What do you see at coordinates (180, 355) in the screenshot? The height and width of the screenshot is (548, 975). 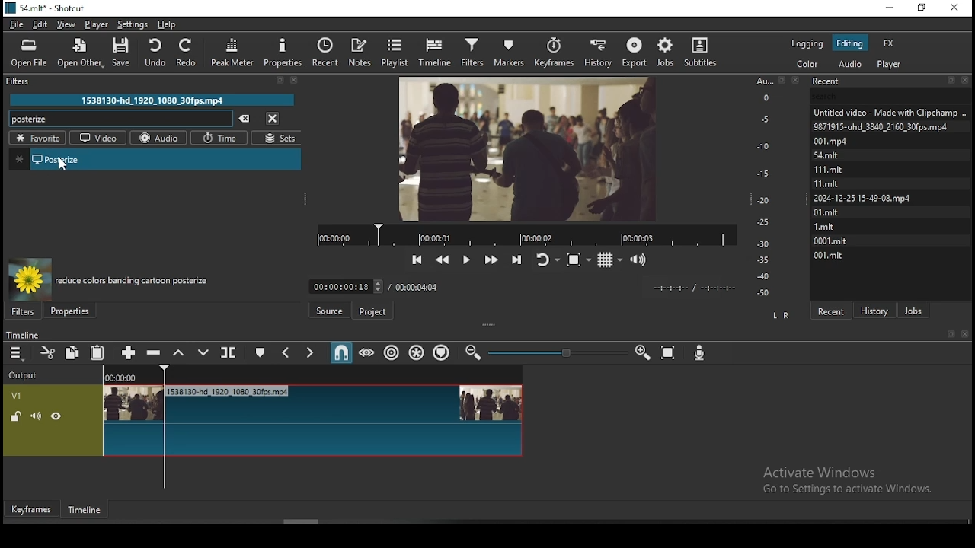 I see `lift` at bounding box center [180, 355].